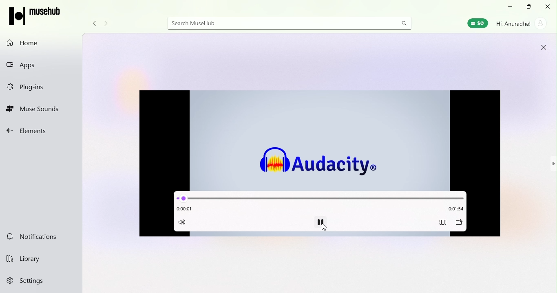  I want to click on Apps, so click(43, 65).